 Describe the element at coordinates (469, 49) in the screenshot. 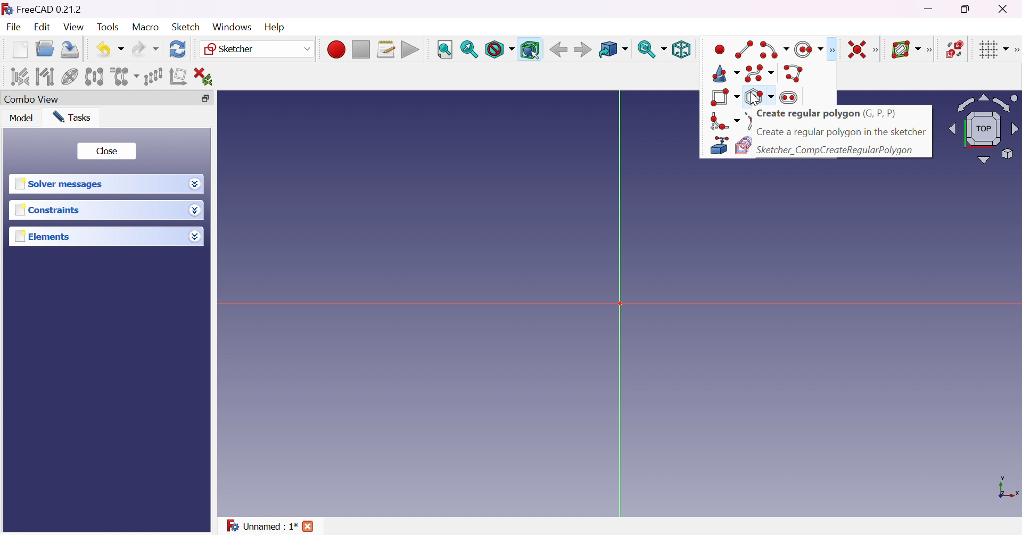

I see `Fit selection` at that location.